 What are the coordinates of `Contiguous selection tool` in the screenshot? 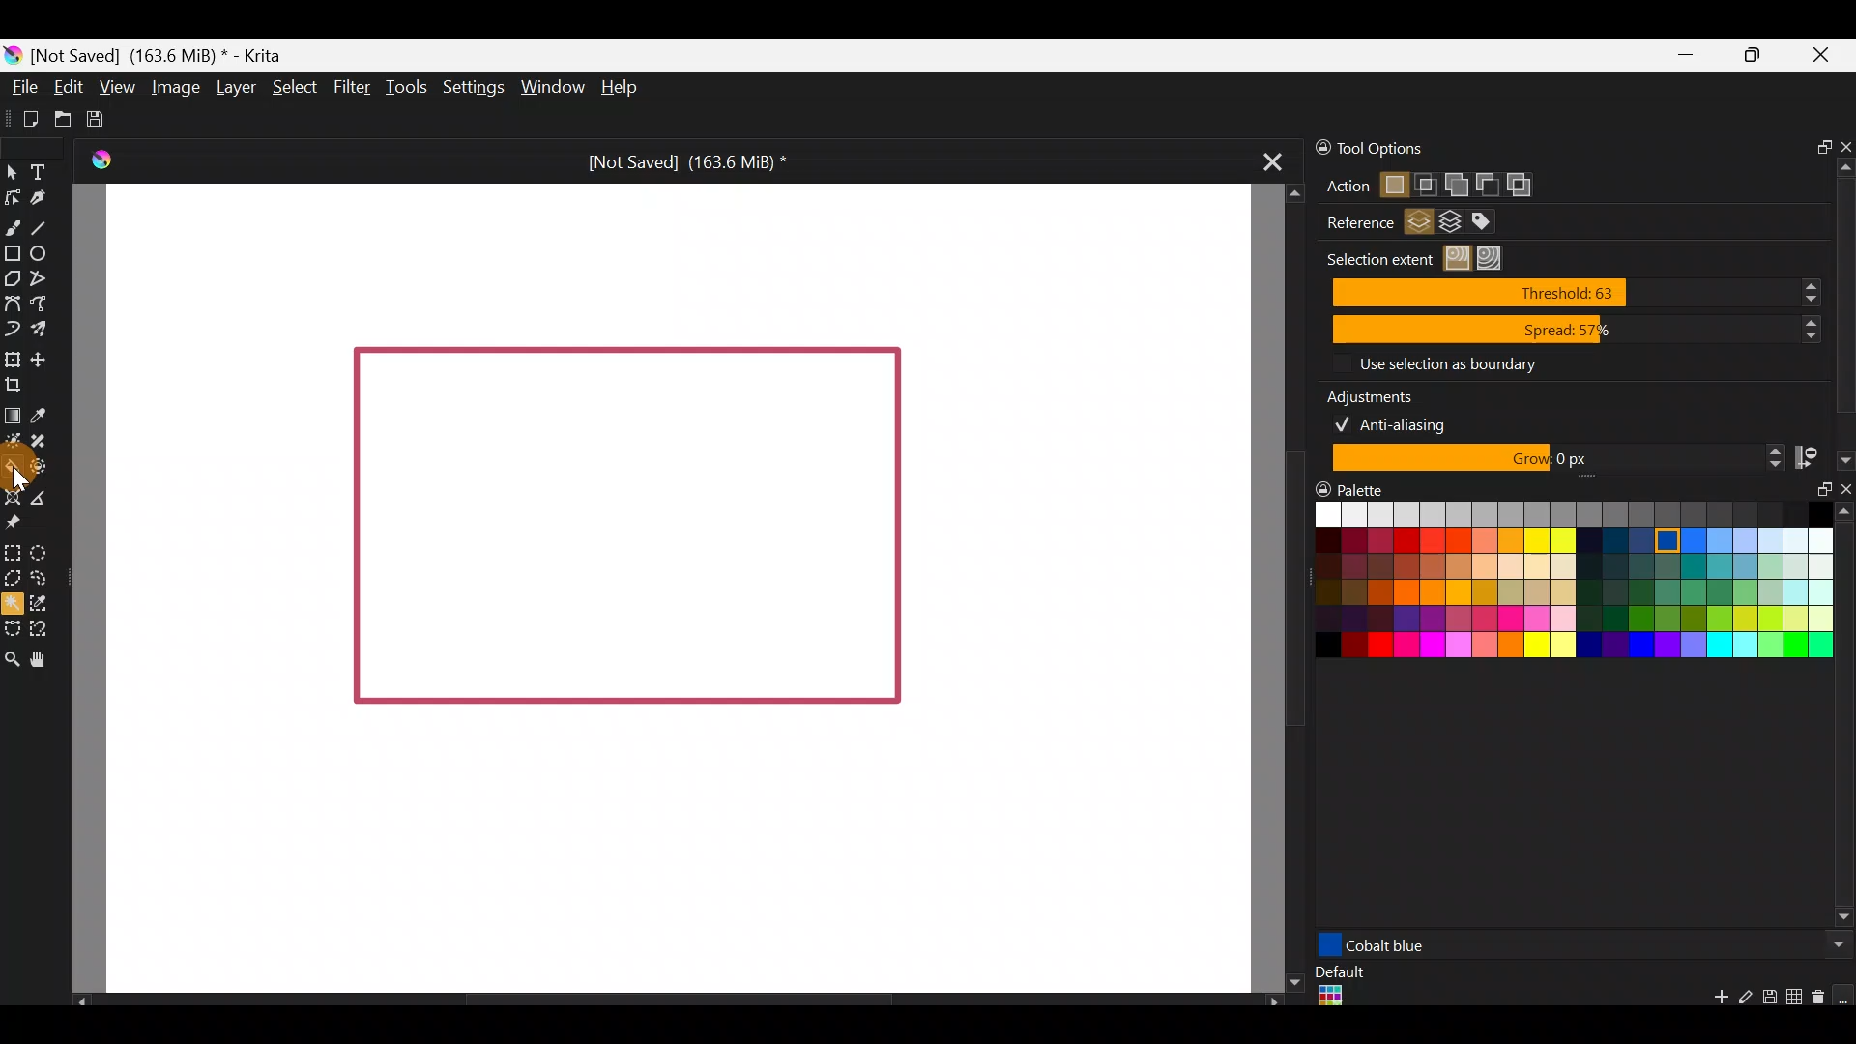 It's located at (14, 603).